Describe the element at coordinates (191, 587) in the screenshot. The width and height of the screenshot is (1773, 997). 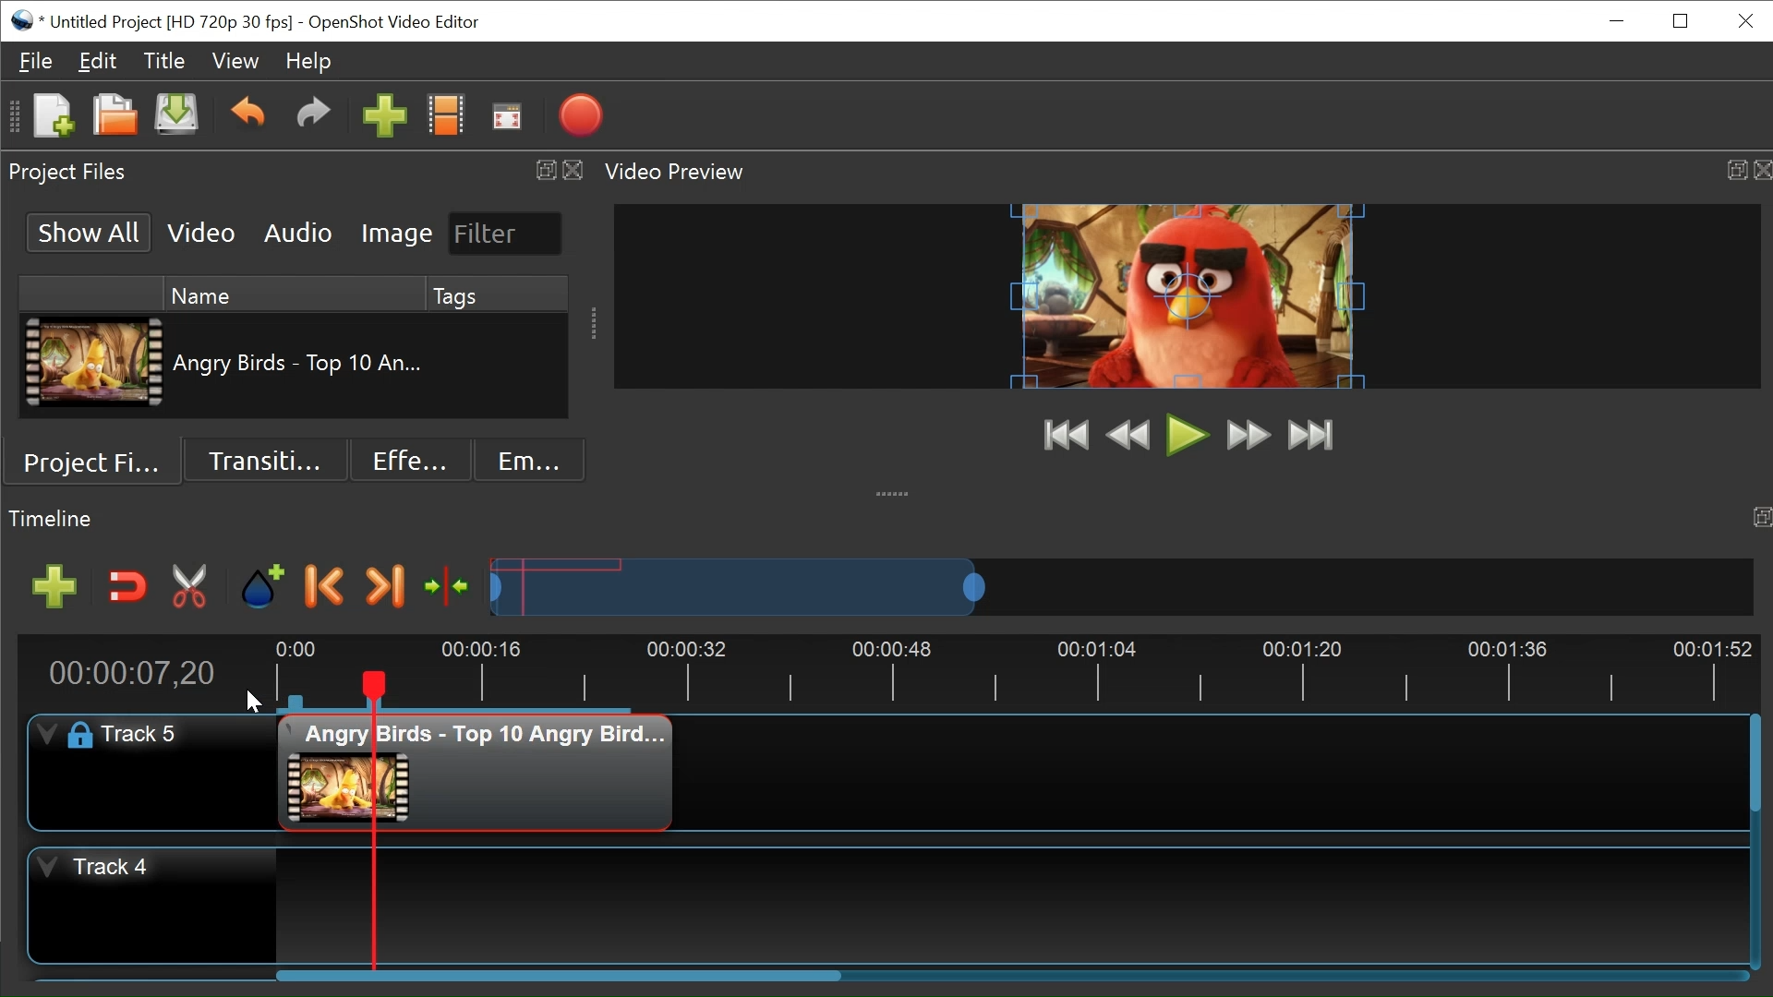
I see `Razor` at that location.